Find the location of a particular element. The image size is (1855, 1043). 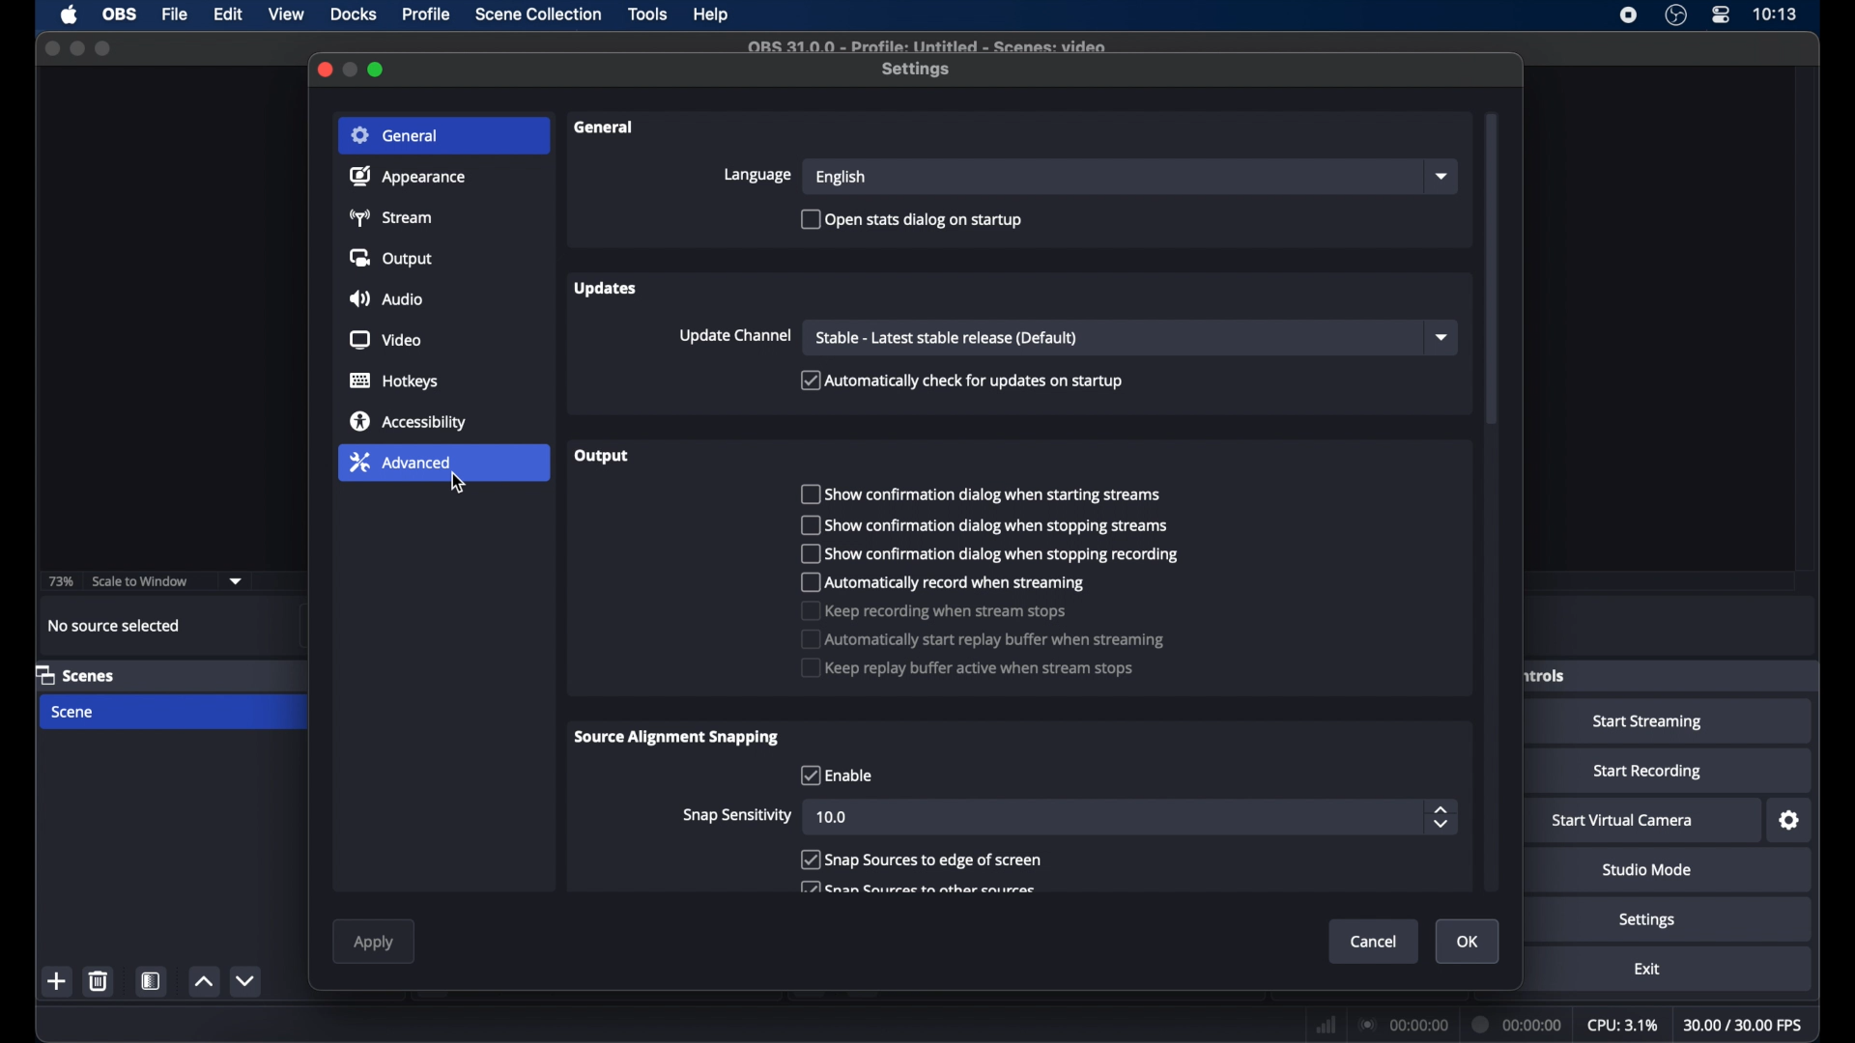

obscure labels is located at coordinates (1544, 673).